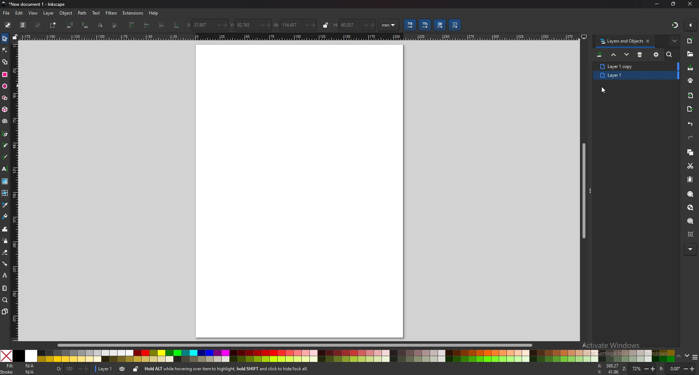 The width and height of the screenshot is (699, 375). Describe the element at coordinates (656, 55) in the screenshot. I see `settings` at that location.